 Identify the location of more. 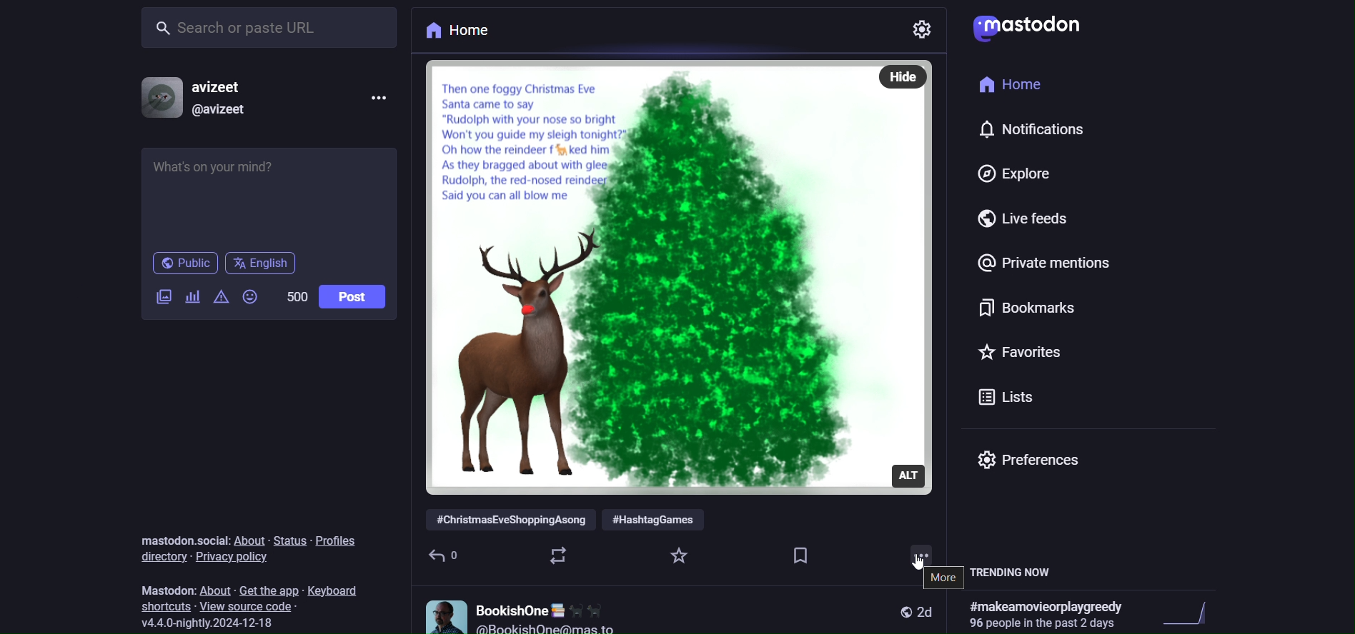
(940, 576).